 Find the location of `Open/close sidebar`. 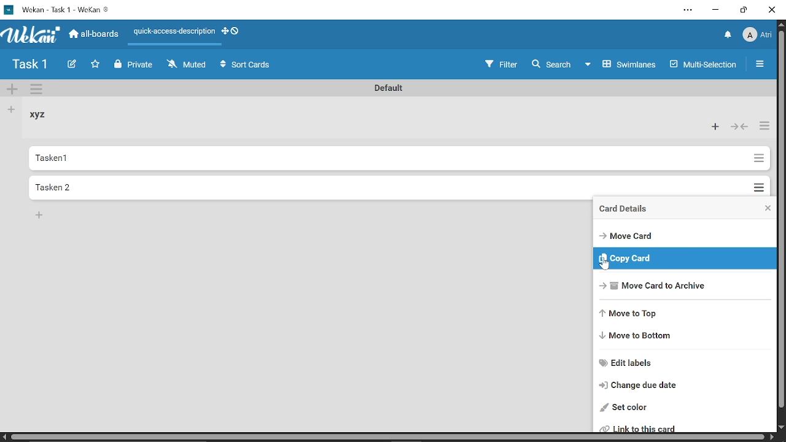

Open/close sidebar is located at coordinates (761, 64).